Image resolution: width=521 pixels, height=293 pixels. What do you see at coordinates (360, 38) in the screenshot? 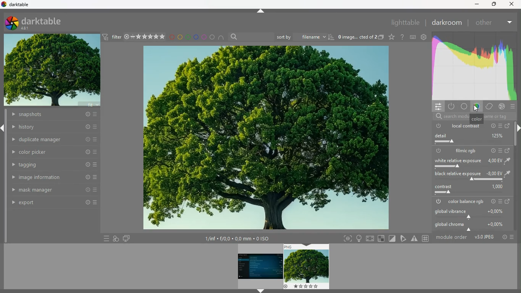
I see `image description` at bounding box center [360, 38].